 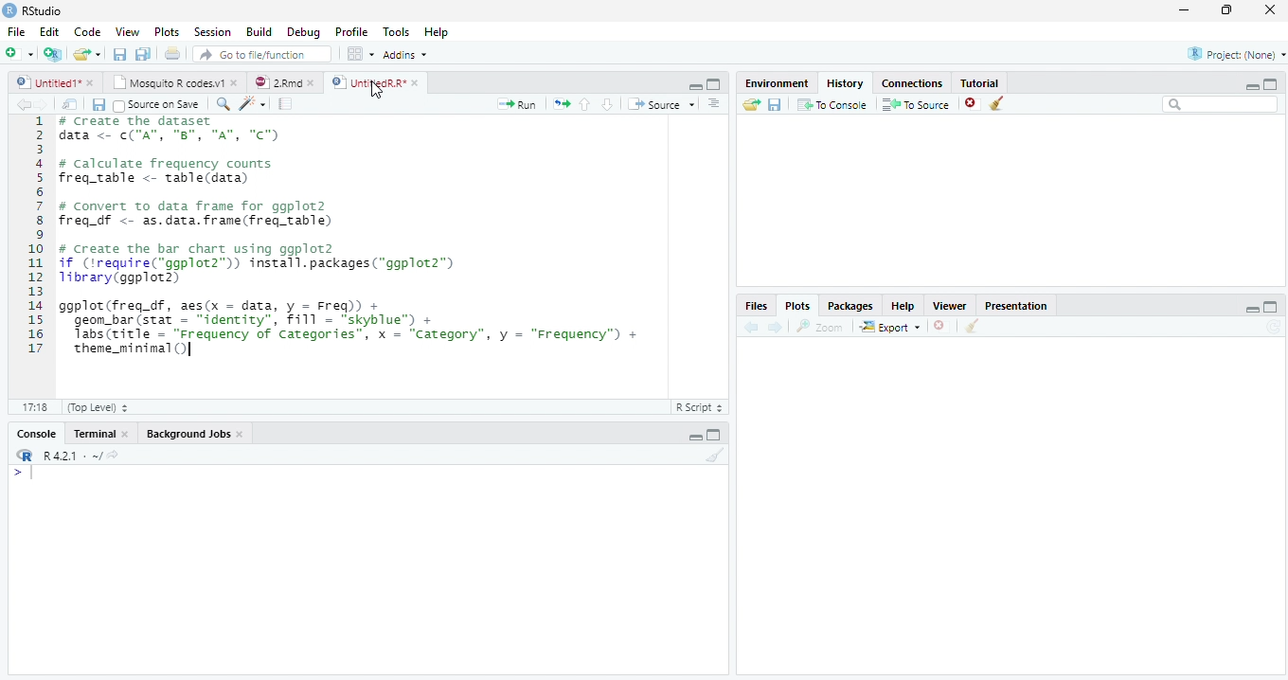 What do you see at coordinates (908, 307) in the screenshot?
I see `Help ` at bounding box center [908, 307].